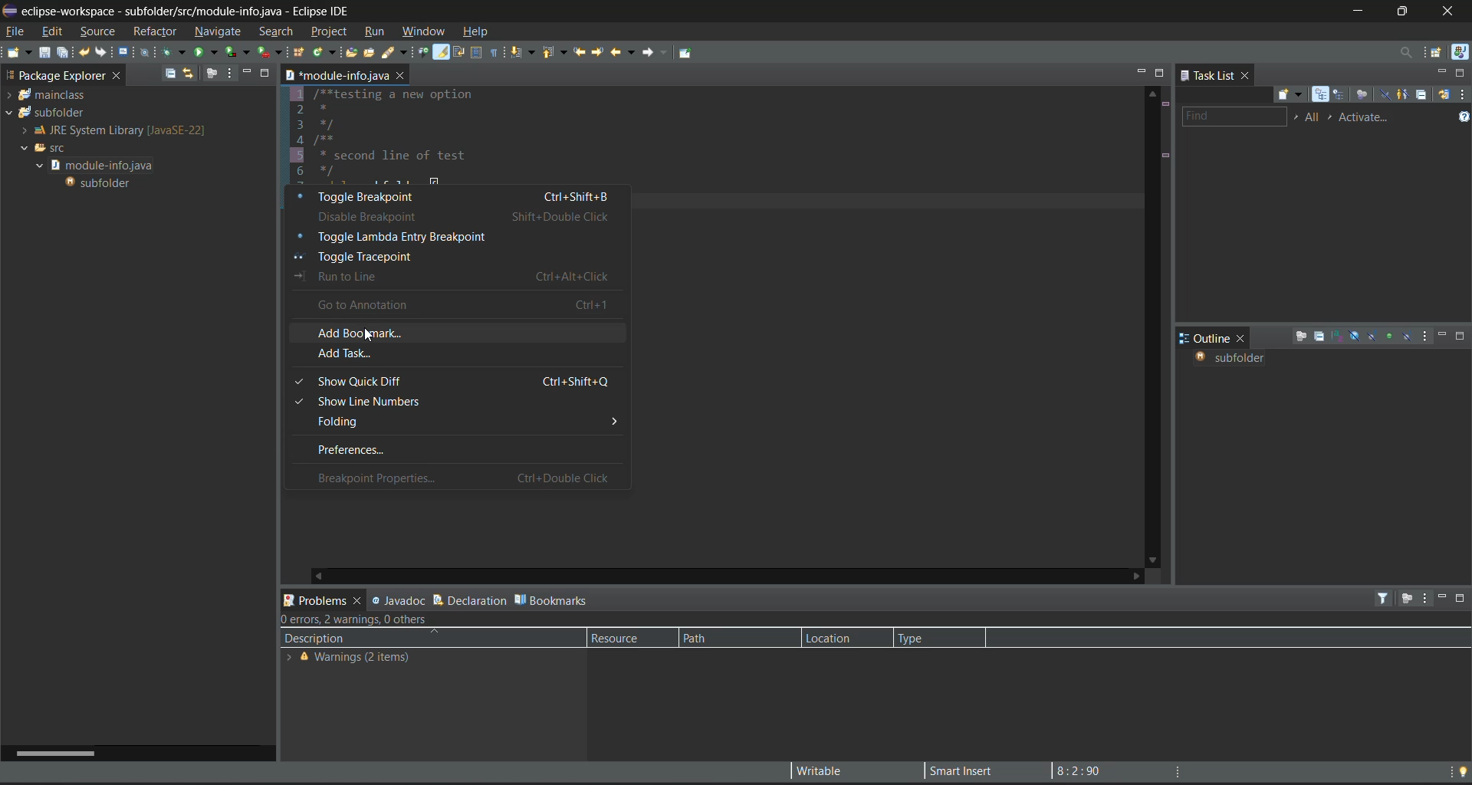  Describe the element at coordinates (476, 53) in the screenshot. I see `toggle block selection mode ` at that location.